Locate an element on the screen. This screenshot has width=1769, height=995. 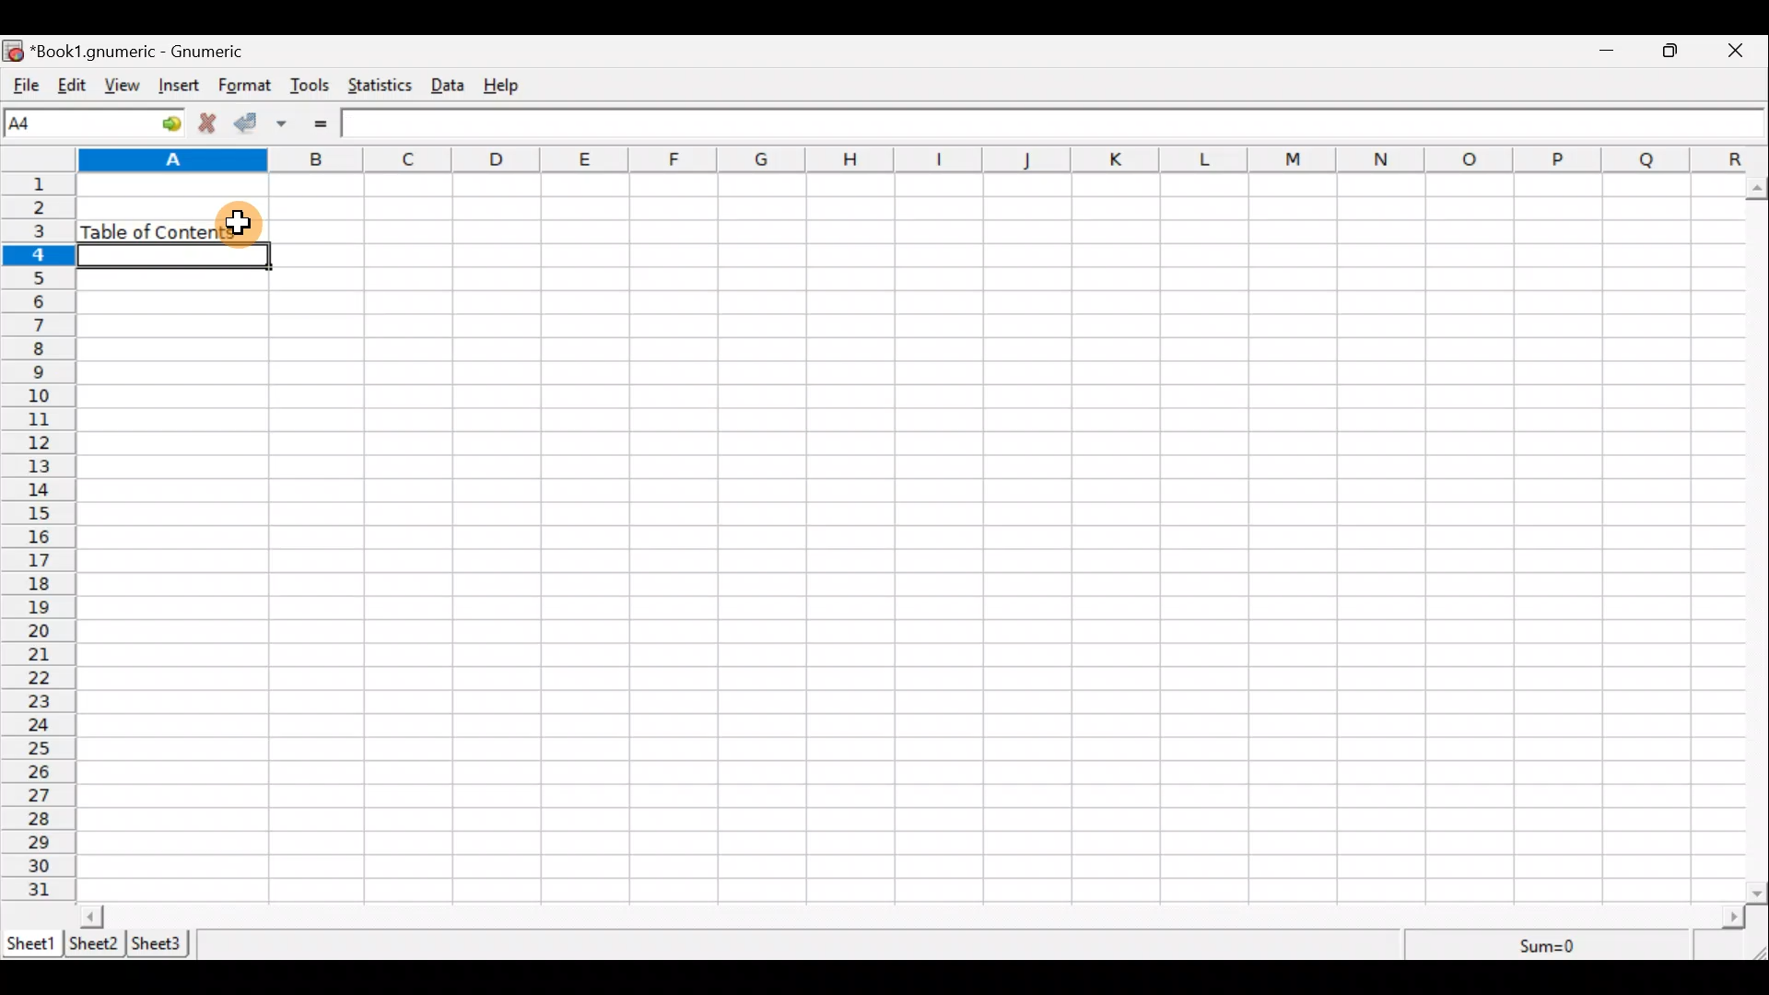
View is located at coordinates (122, 86).